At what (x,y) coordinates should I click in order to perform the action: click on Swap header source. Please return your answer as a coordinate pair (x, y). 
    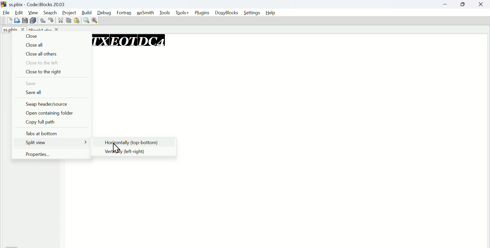
    Looking at the image, I should click on (52, 104).